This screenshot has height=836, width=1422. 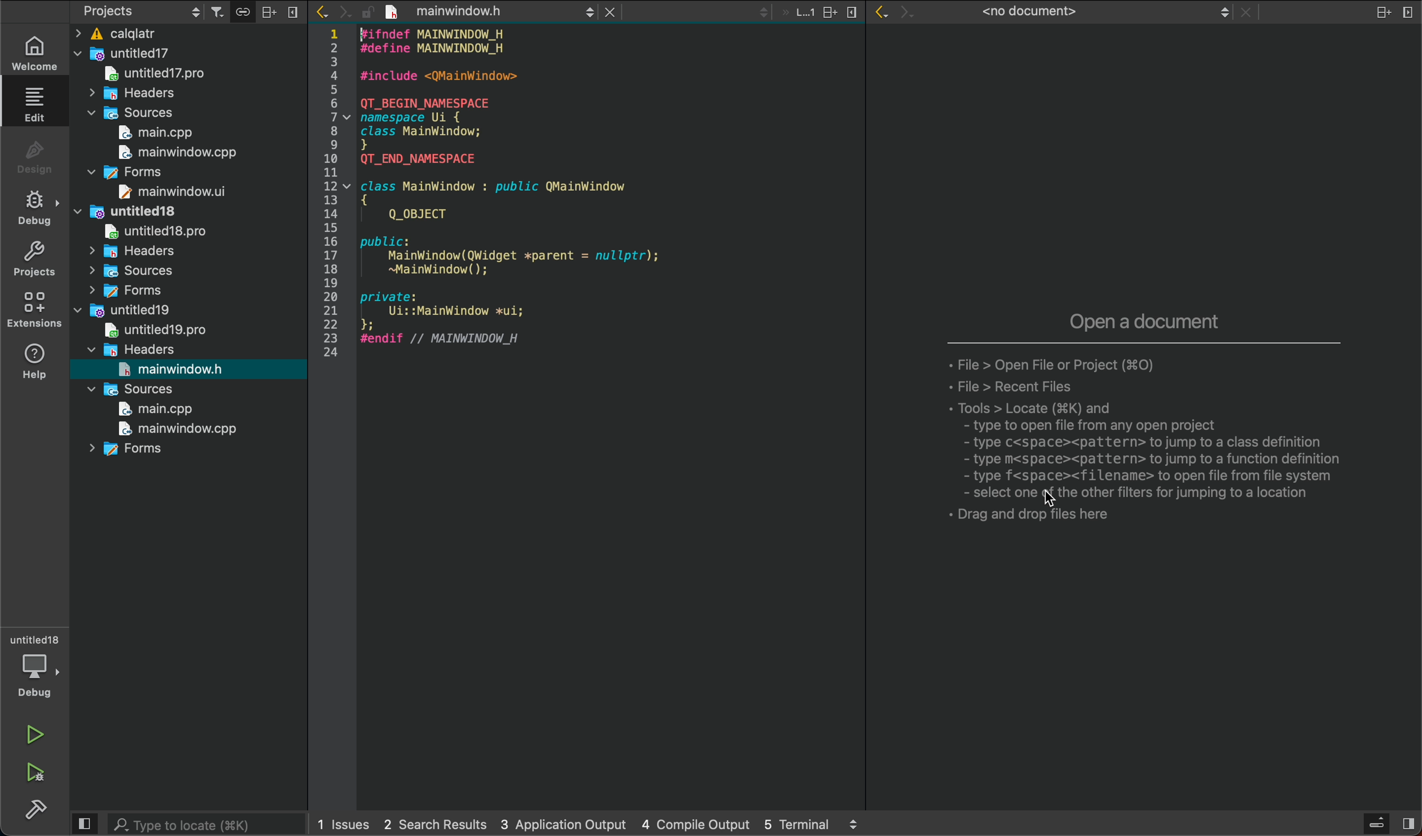 I want to click on build, so click(x=39, y=812).